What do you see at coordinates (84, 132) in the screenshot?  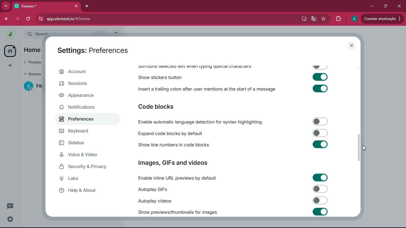 I see `keyboard ` at bounding box center [84, 132].